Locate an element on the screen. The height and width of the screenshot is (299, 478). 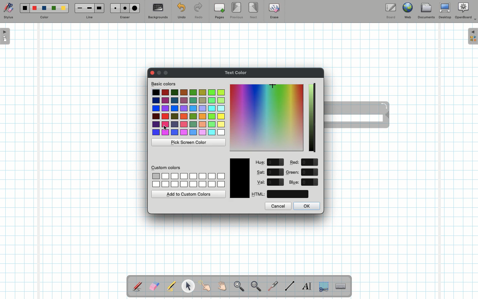
Web is located at coordinates (407, 12).